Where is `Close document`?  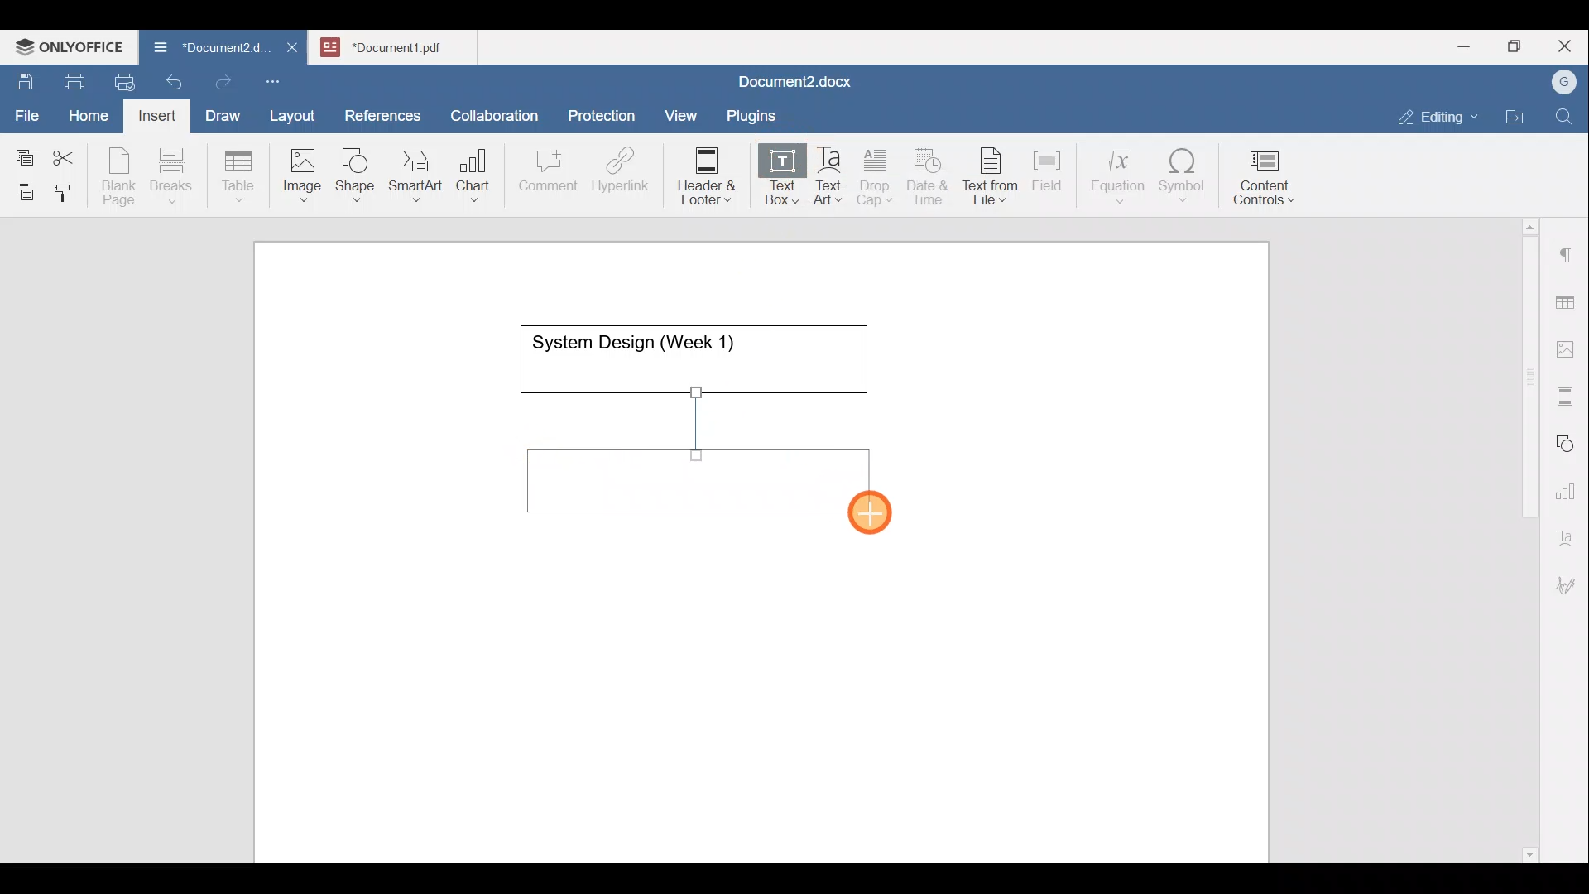 Close document is located at coordinates (293, 49).